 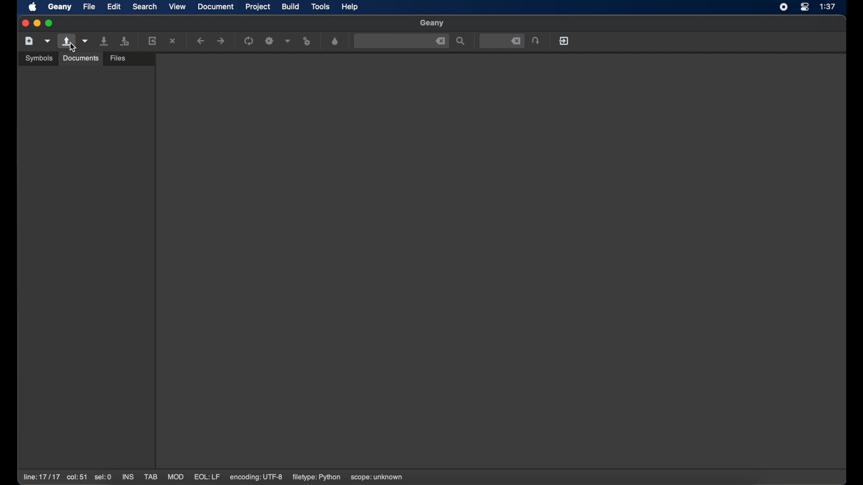 What do you see at coordinates (401, 41) in the screenshot?
I see `find the entered text in the current file` at bounding box center [401, 41].